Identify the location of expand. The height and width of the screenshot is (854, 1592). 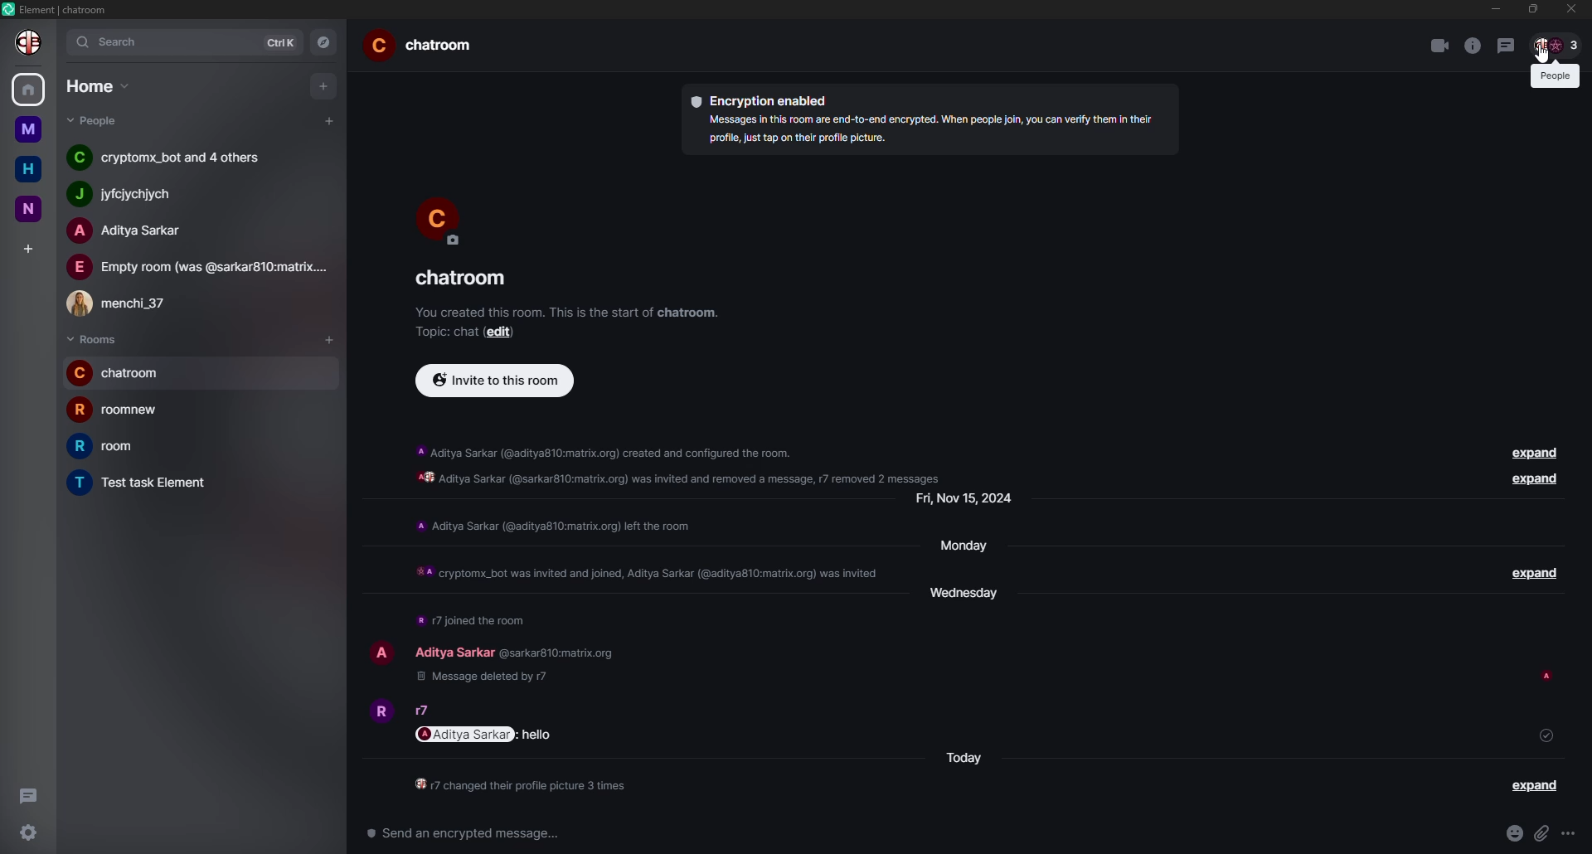
(1538, 787).